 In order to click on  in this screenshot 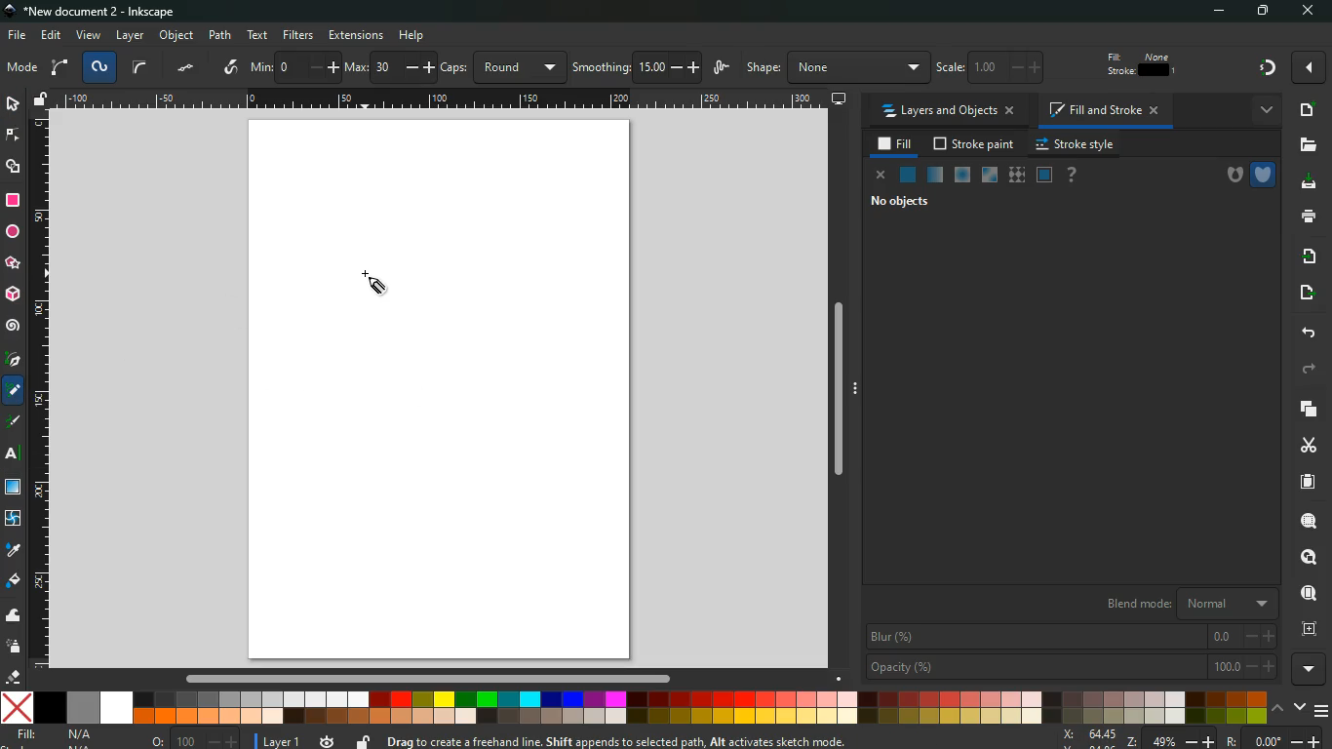, I will do `click(839, 397)`.